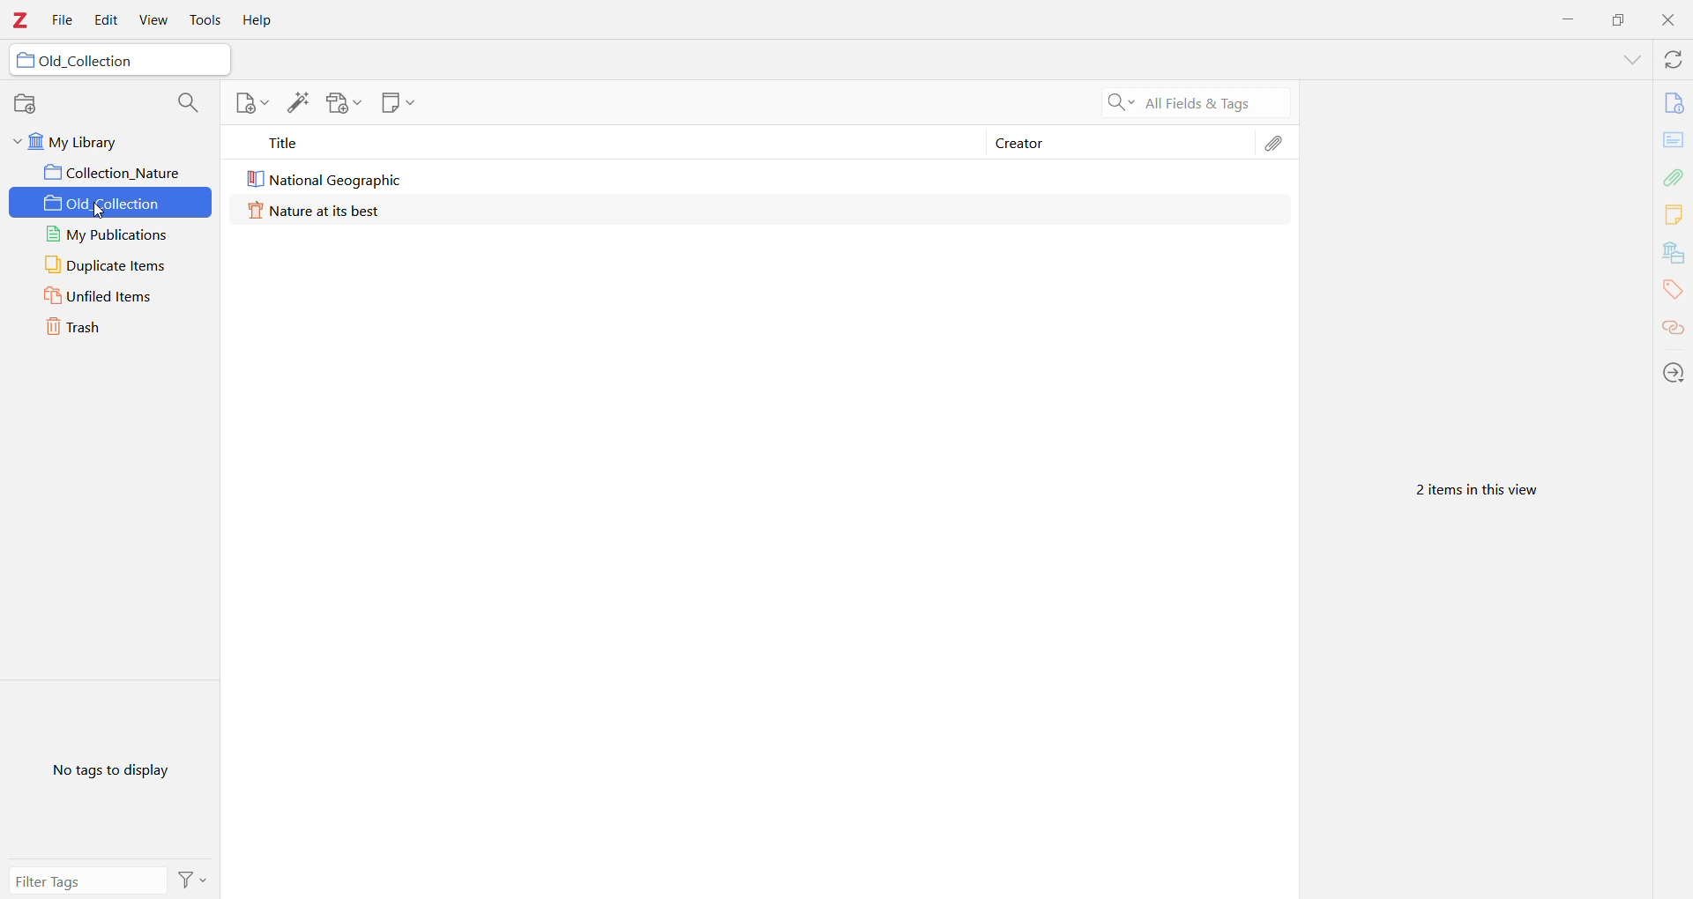 The width and height of the screenshot is (1693, 899). I want to click on Close, so click(1667, 21).